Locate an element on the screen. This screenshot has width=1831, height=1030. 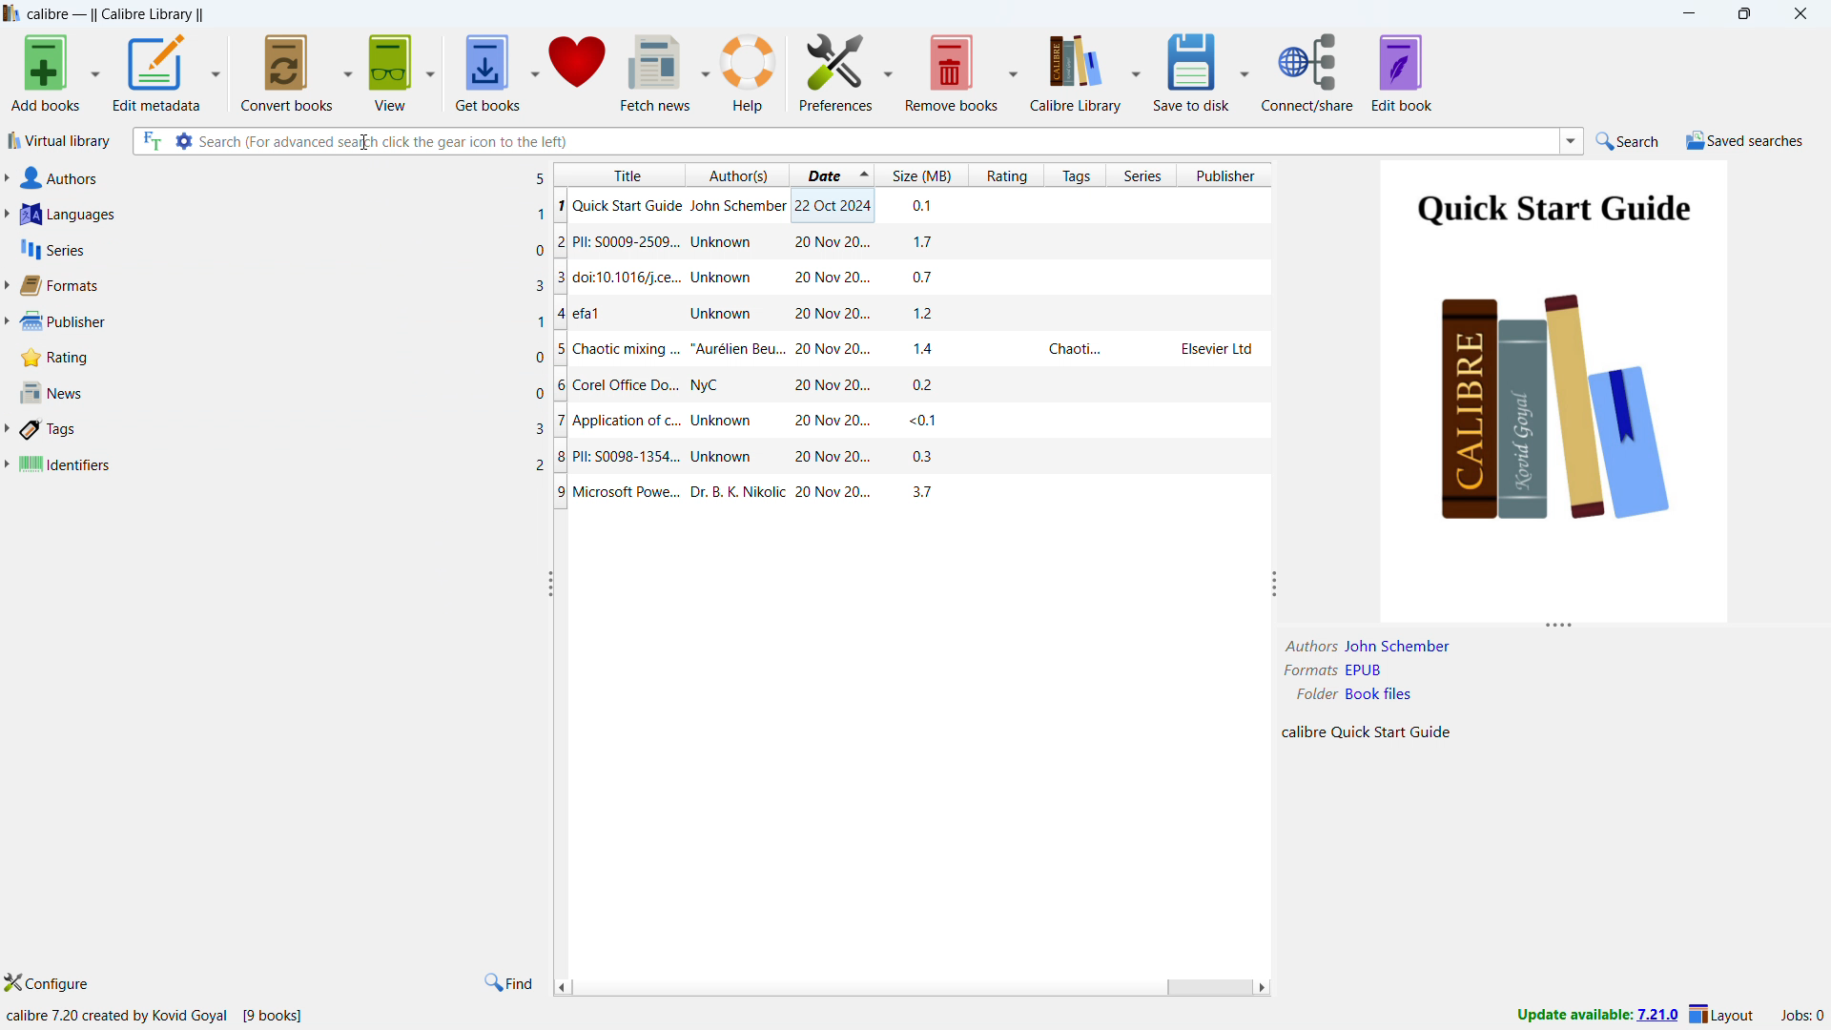
calibre library is located at coordinates (1076, 72).